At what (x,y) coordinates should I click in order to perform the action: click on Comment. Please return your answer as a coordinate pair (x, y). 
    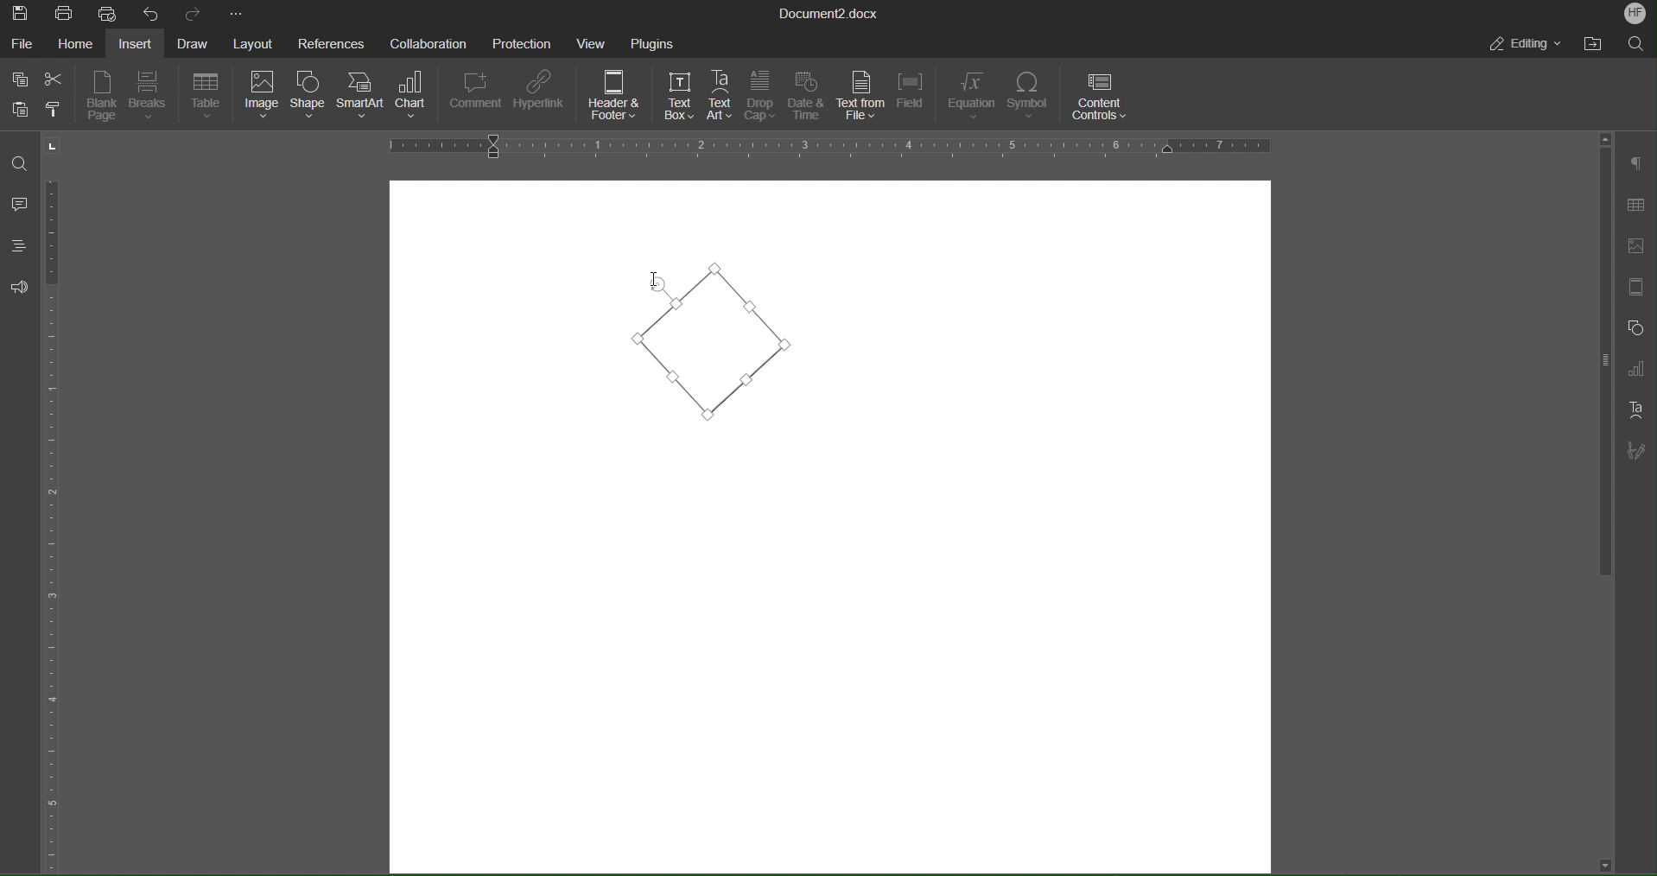
    Looking at the image, I should click on (476, 97).